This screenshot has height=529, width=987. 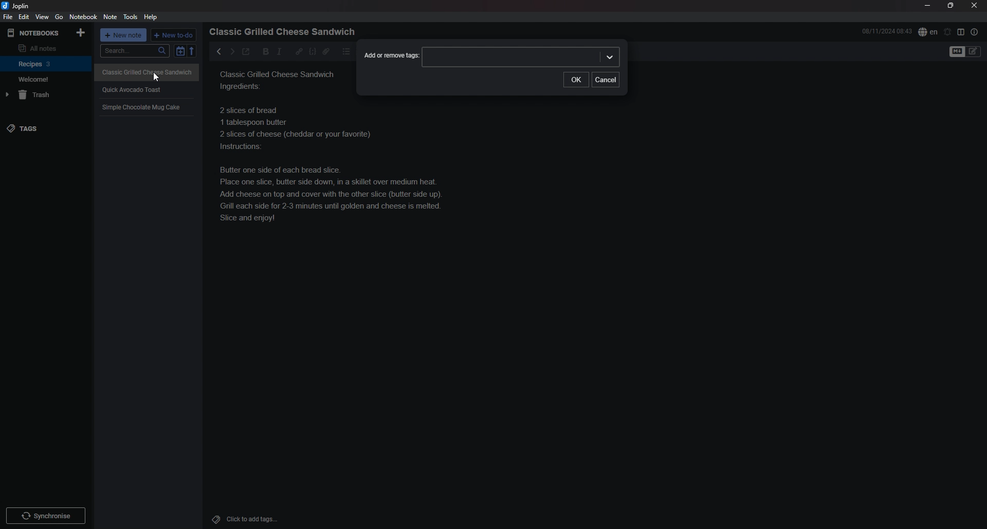 What do you see at coordinates (279, 51) in the screenshot?
I see `italic` at bounding box center [279, 51].